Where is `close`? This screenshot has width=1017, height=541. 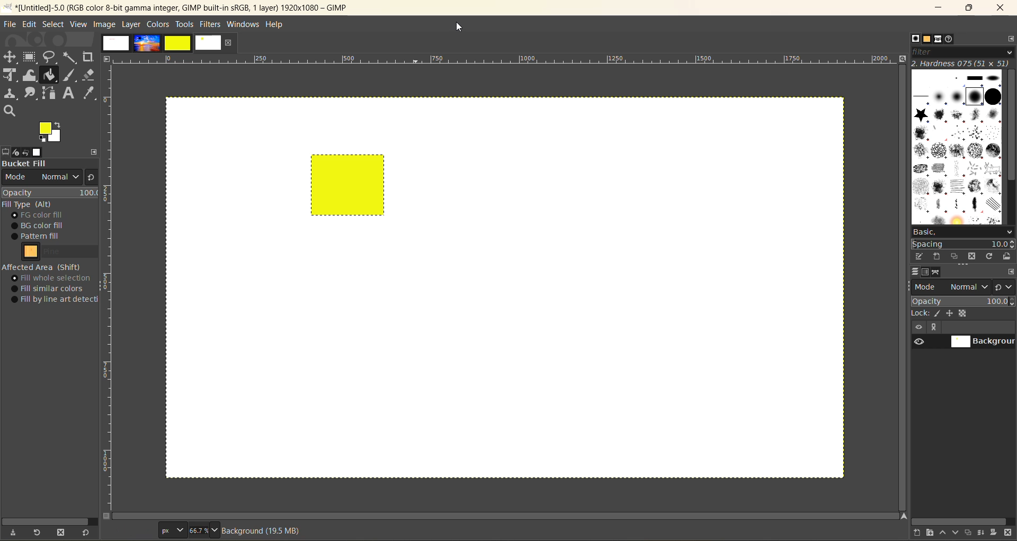
close is located at coordinates (1003, 7).